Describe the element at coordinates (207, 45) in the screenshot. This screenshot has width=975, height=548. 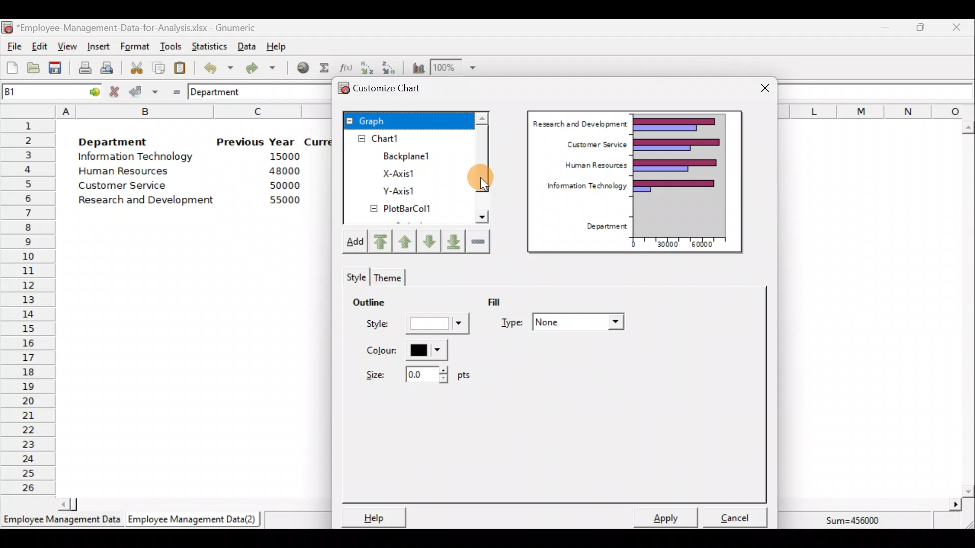
I see `Statistics` at that location.